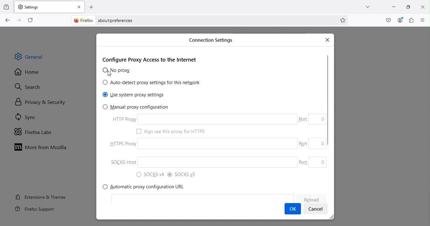  Describe the element at coordinates (146, 187) in the screenshot. I see `Automatic proxy configuration URL` at that location.